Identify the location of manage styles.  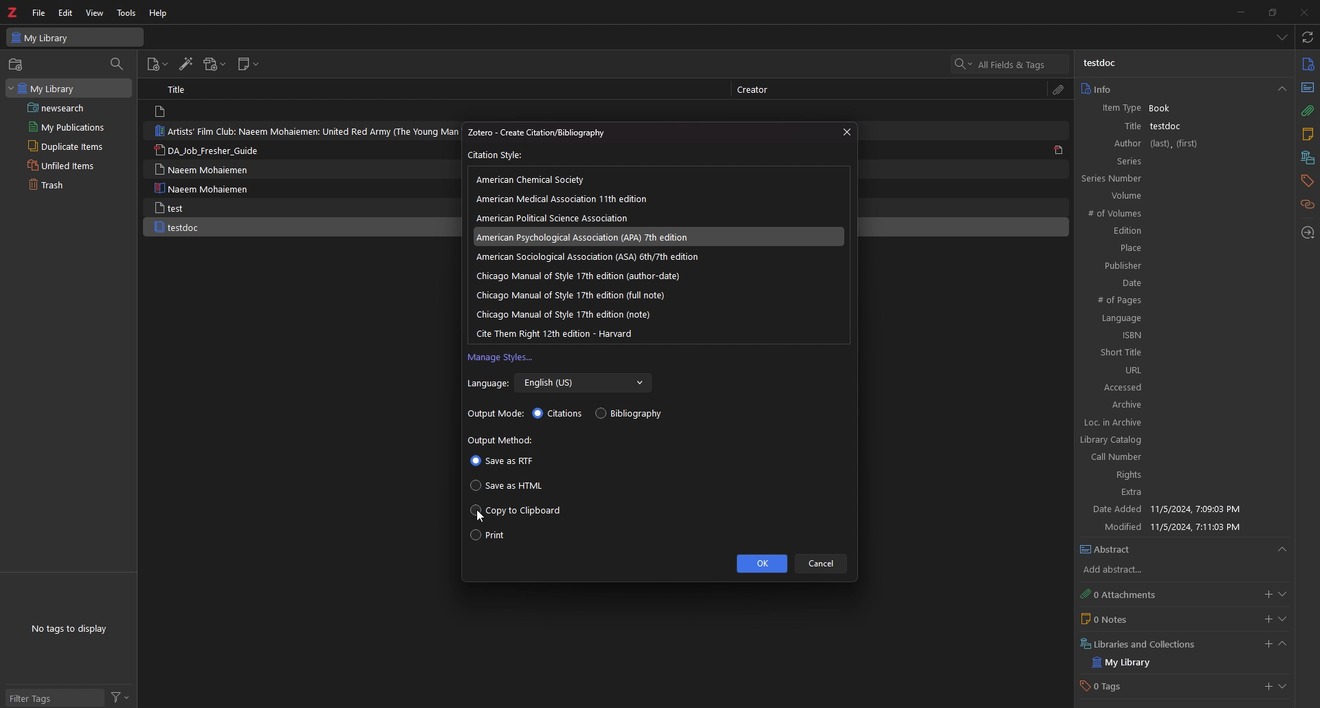
(501, 358).